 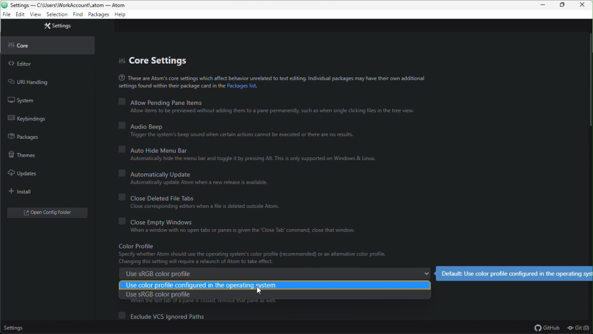 I want to click on Core setting, so click(x=161, y=60).